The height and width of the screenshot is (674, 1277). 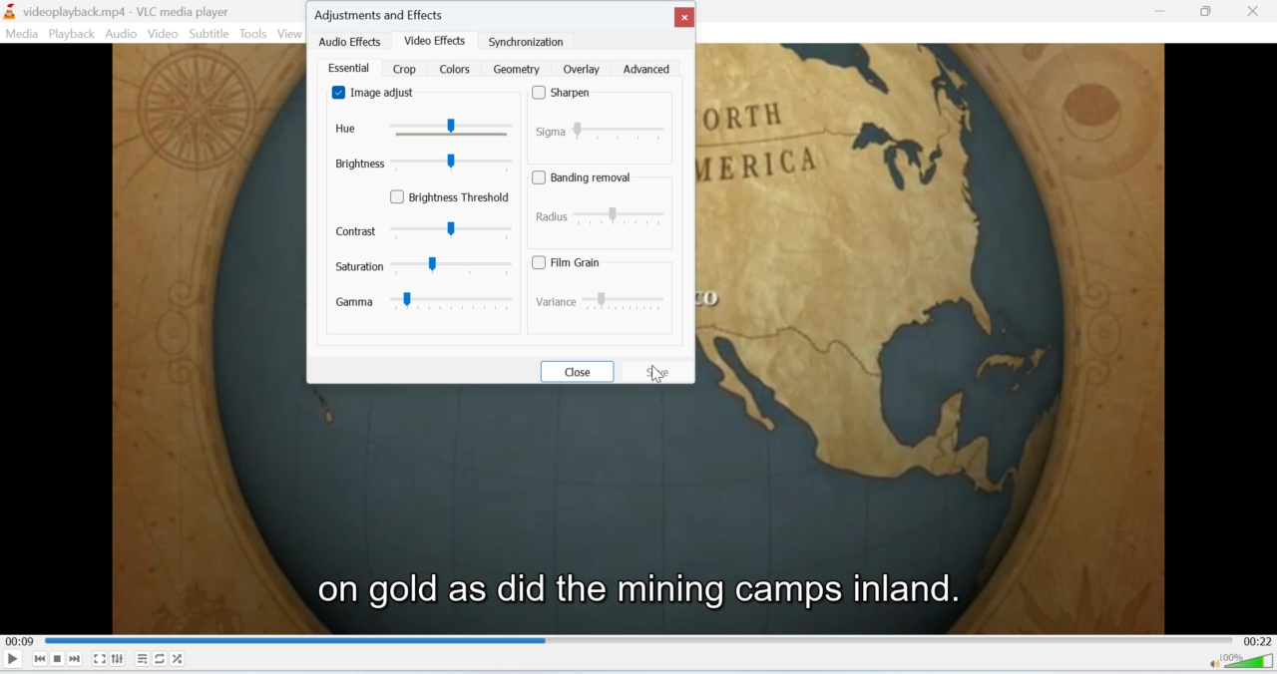 What do you see at coordinates (647, 70) in the screenshot?
I see `advanced` at bounding box center [647, 70].